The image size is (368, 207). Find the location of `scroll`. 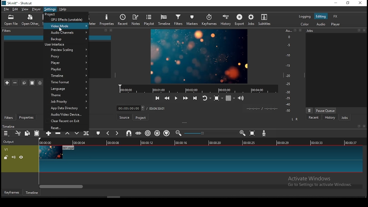

scroll is located at coordinates (114, 197).